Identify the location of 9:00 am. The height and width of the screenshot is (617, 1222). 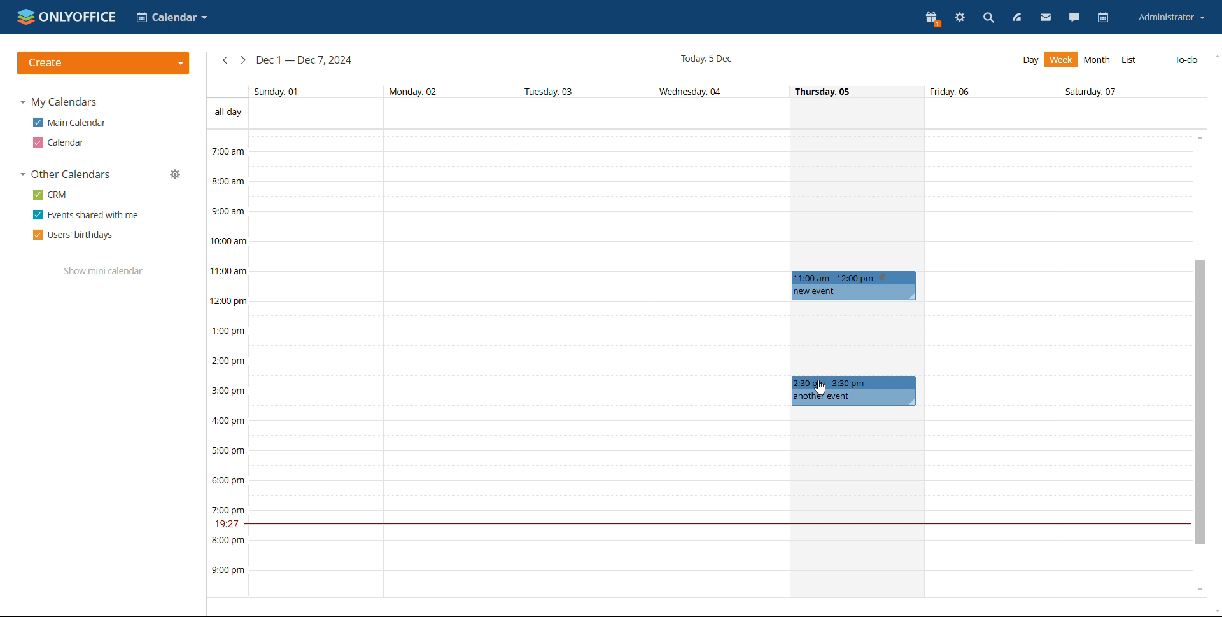
(227, 212).